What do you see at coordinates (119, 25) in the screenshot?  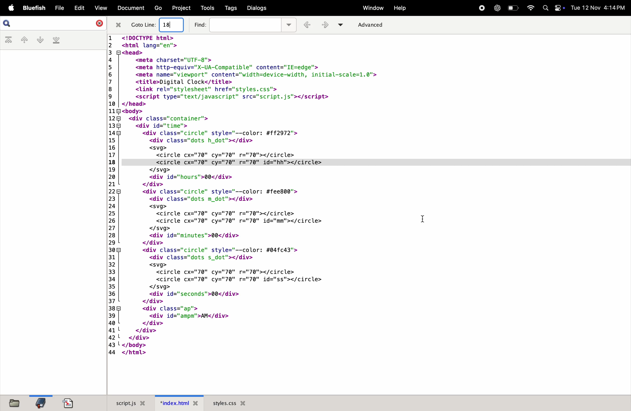 I see `close` at bounding box center [119, 25].